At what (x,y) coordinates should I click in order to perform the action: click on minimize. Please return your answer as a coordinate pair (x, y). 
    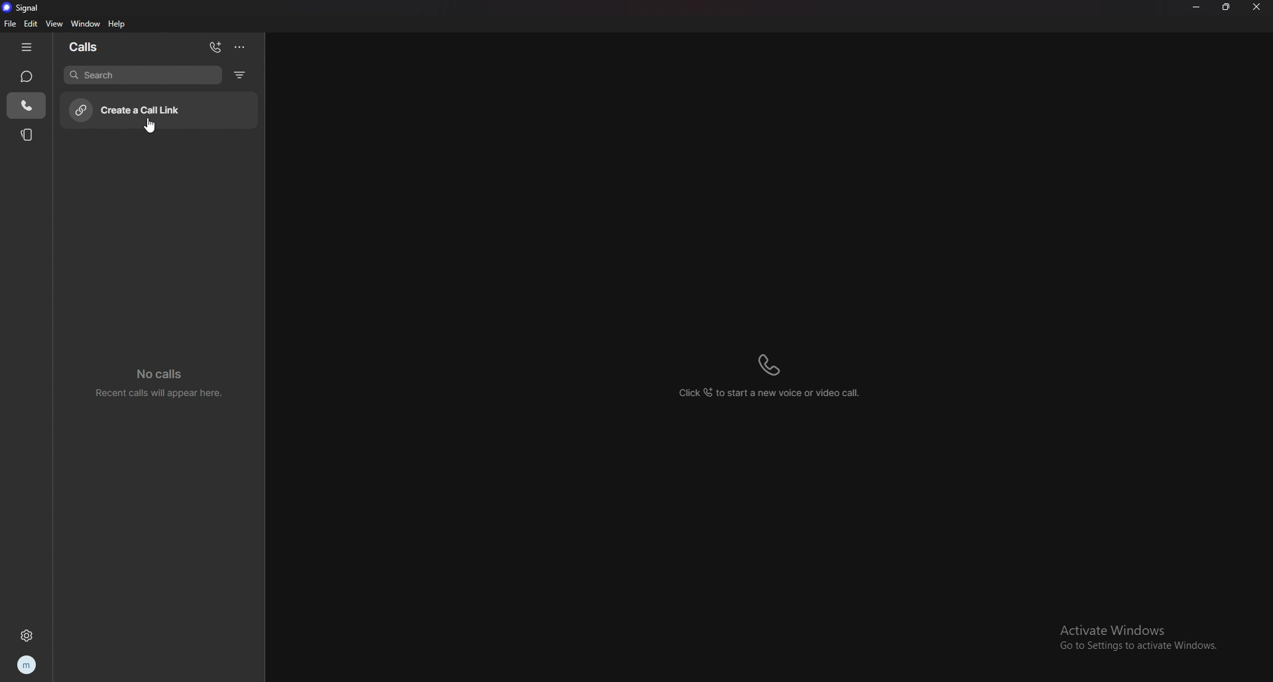
    Looking at the image, I should click on (1195, 7).